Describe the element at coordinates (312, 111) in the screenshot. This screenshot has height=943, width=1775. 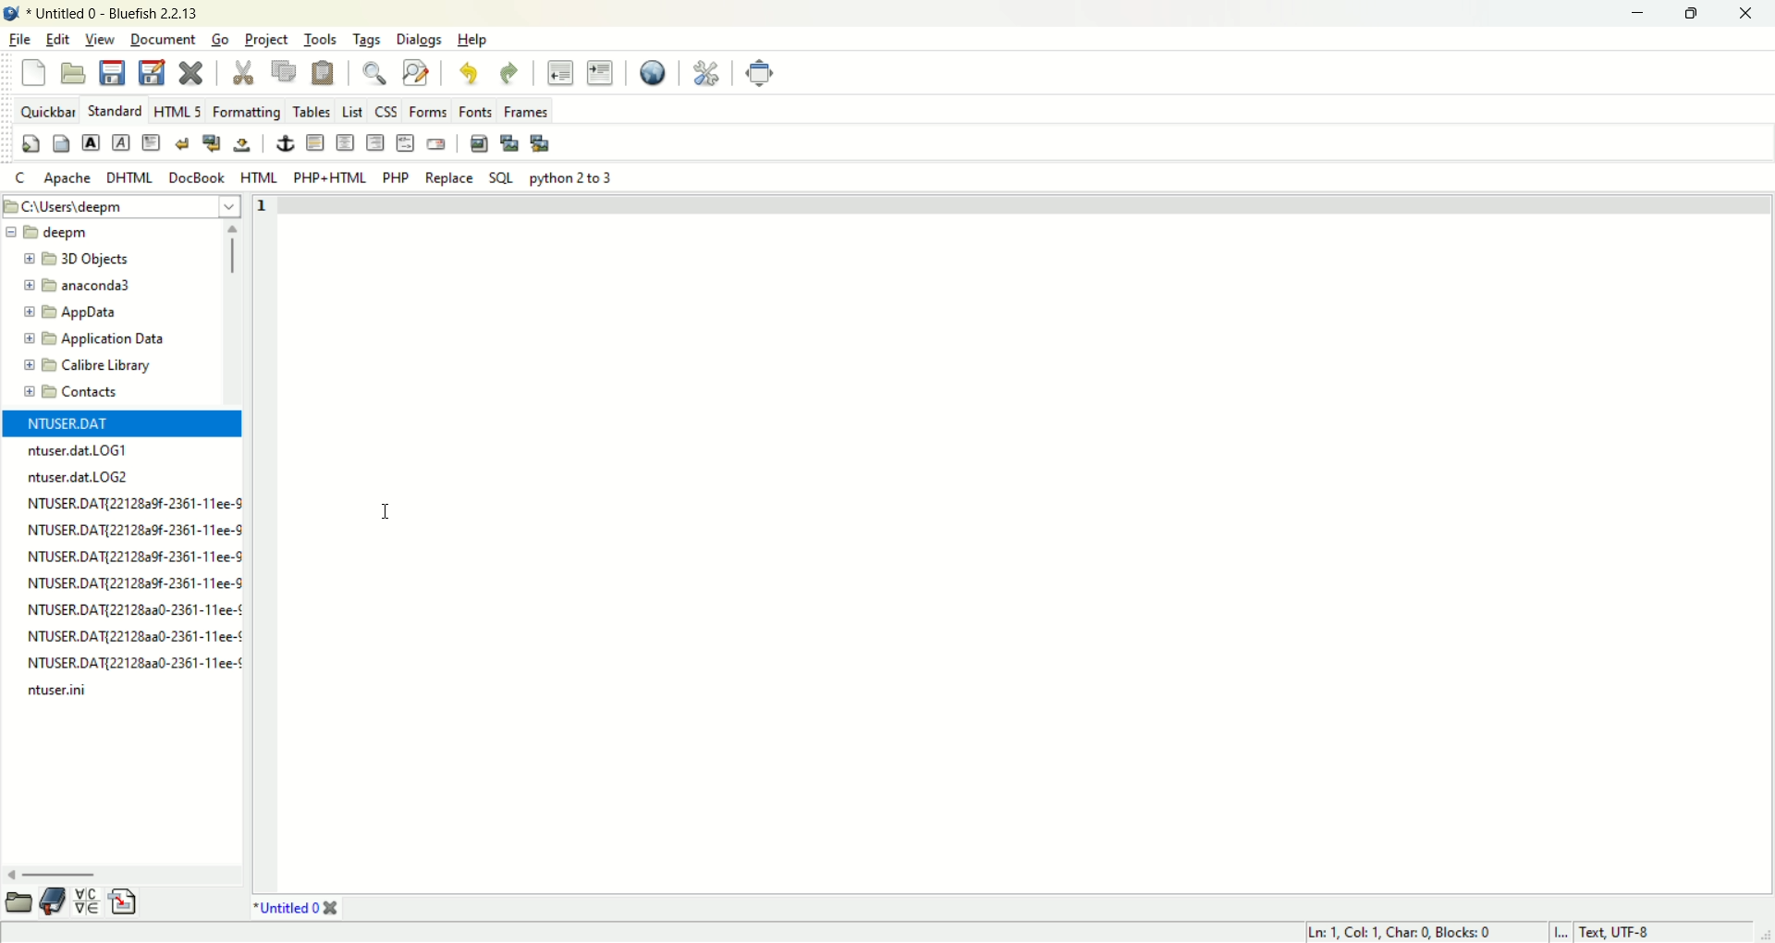
I see `tables` at that location.